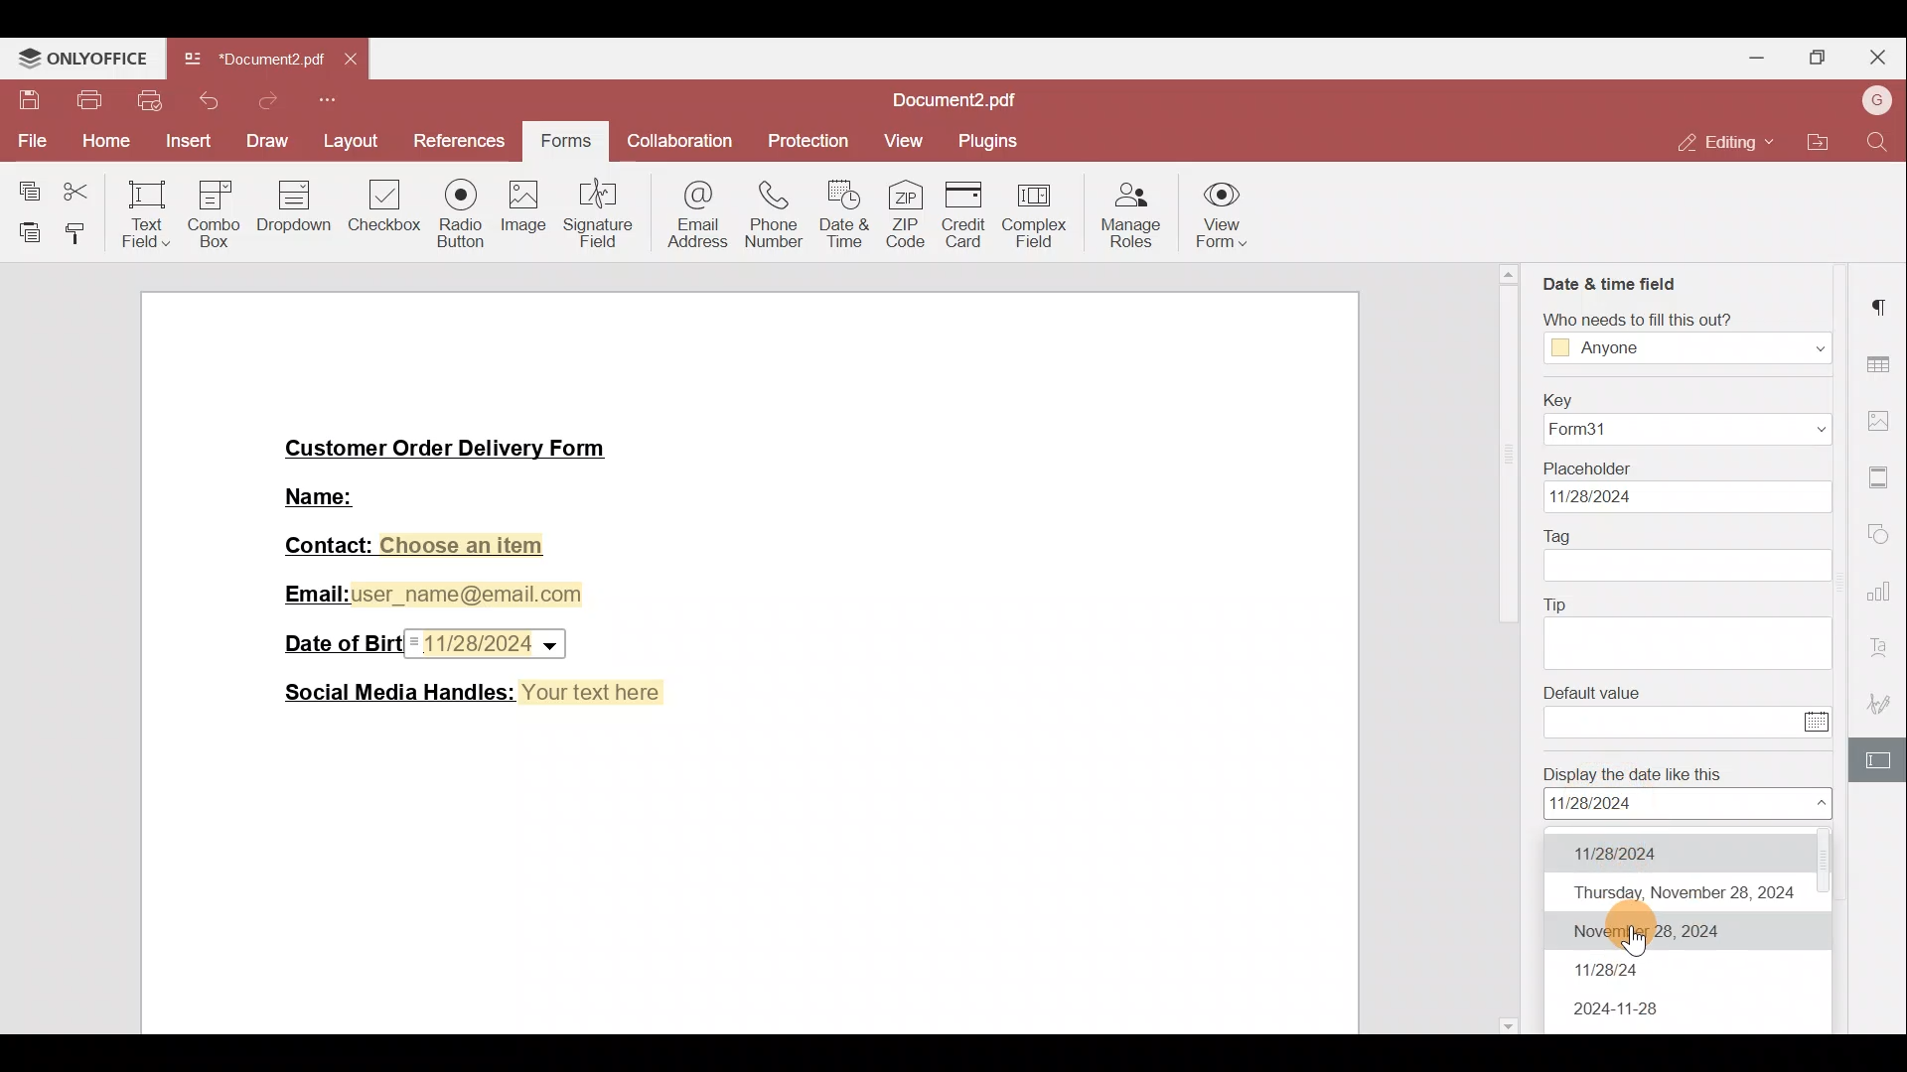 The width and height of the screenshot is (1907, 1072). I want to click on Insert, so click(187, 141).